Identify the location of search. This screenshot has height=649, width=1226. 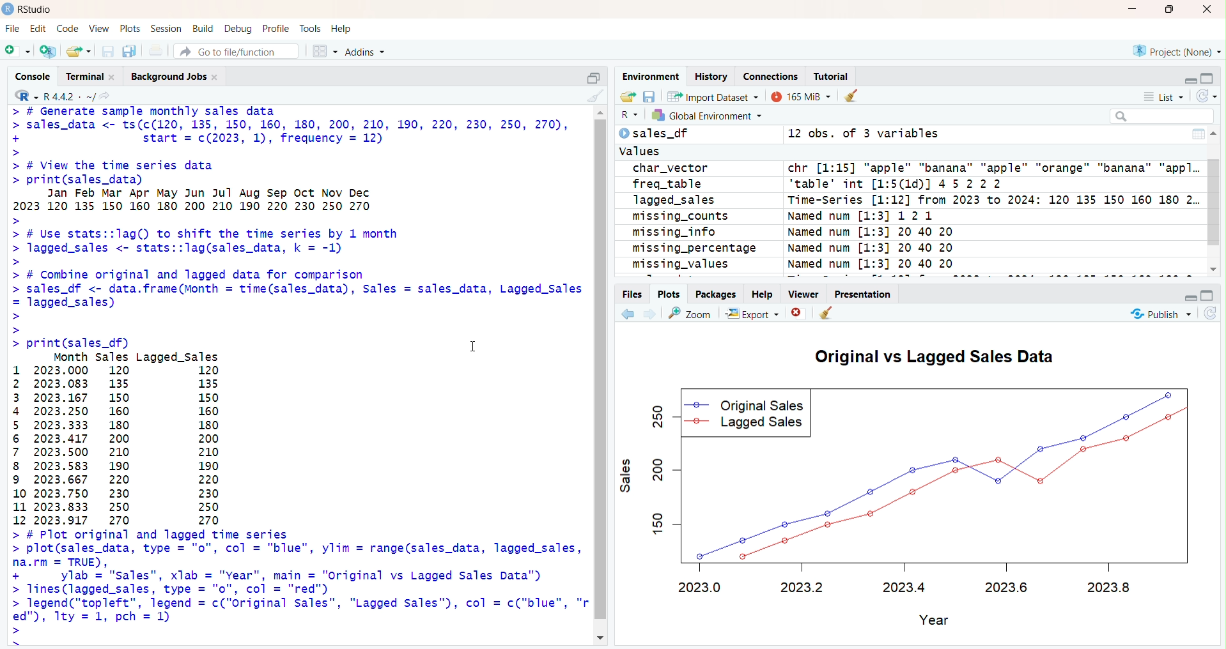
(1163, 116).